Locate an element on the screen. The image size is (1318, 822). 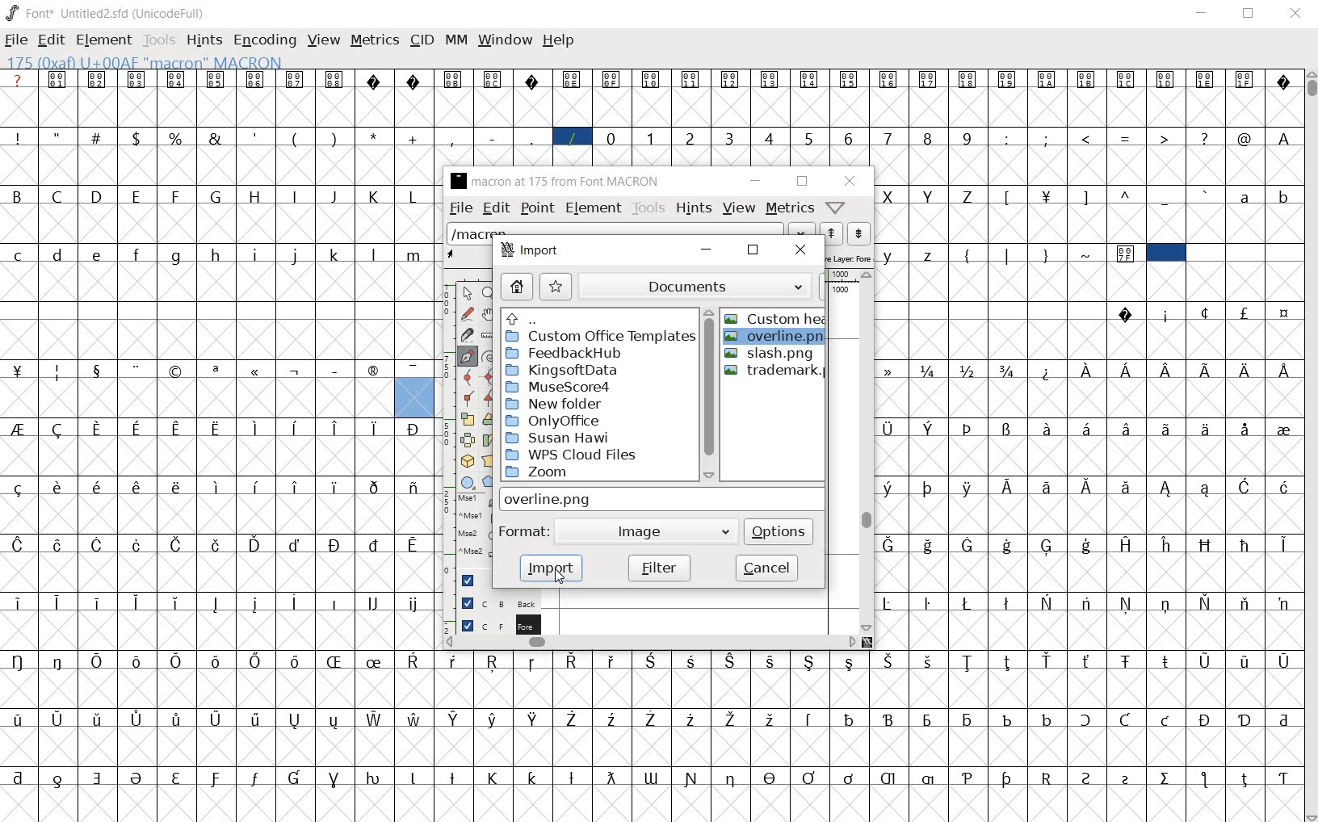
Symbol is located at coordinates (968, 486).